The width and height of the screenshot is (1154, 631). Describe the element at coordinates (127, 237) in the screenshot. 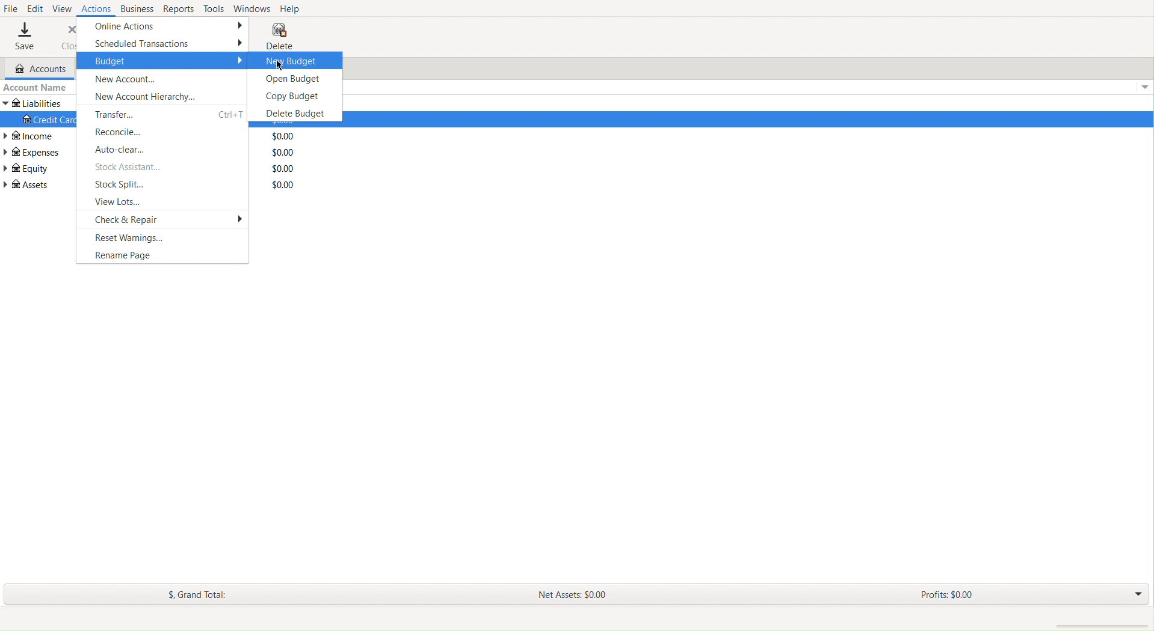

I see `Reset Warnings` at that location.